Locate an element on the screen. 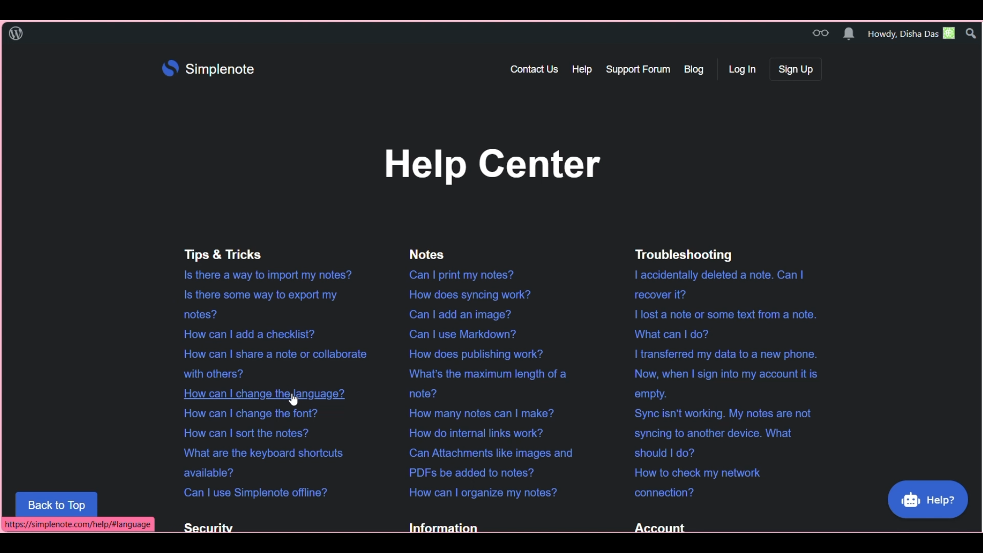 Image resolution: width=983 pixels, height=553 pixels. Manage notifications on WordPress is located at coordinates (848, 33).